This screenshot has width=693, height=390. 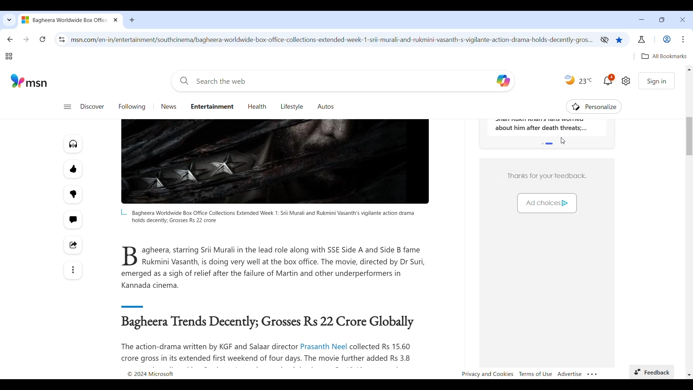 What do you see at coordinates (155, 374) in the screenshot?
I see `copyright 2024 microsoft` at bounding box center [155, 374].